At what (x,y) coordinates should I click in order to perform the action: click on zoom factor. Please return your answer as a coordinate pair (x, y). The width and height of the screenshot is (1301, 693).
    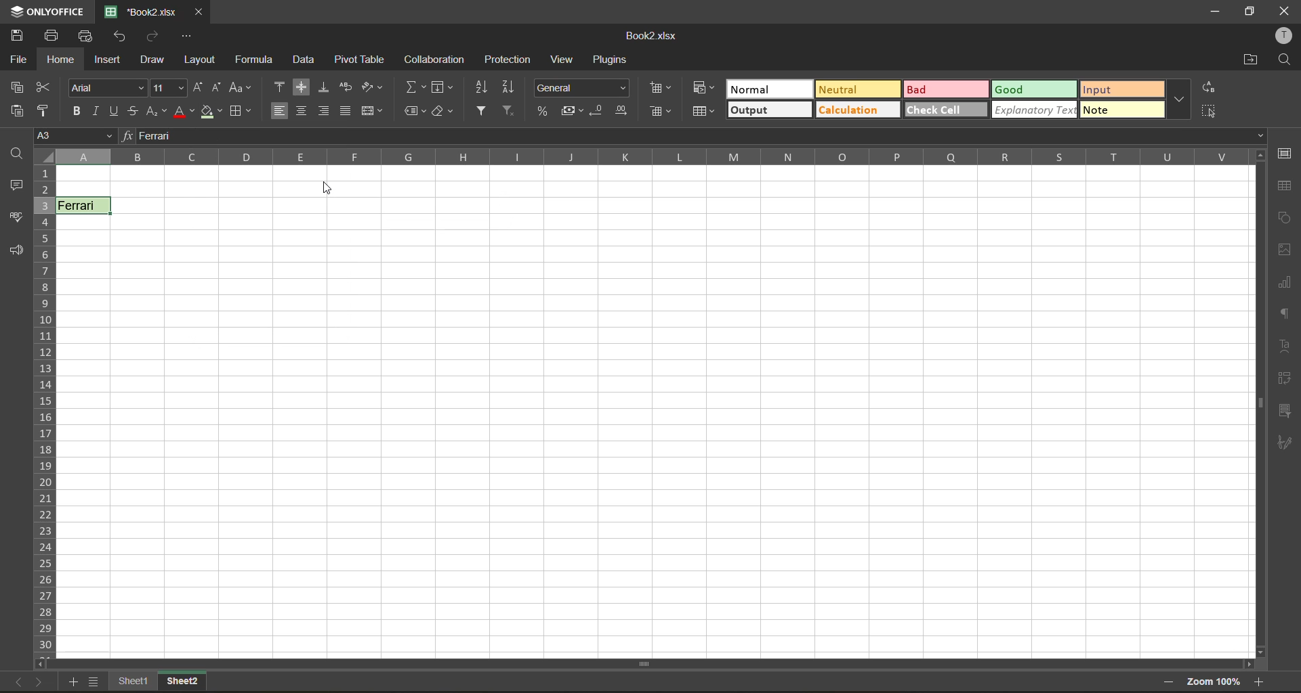
    Looking at the image, I should click on (1215, 681).